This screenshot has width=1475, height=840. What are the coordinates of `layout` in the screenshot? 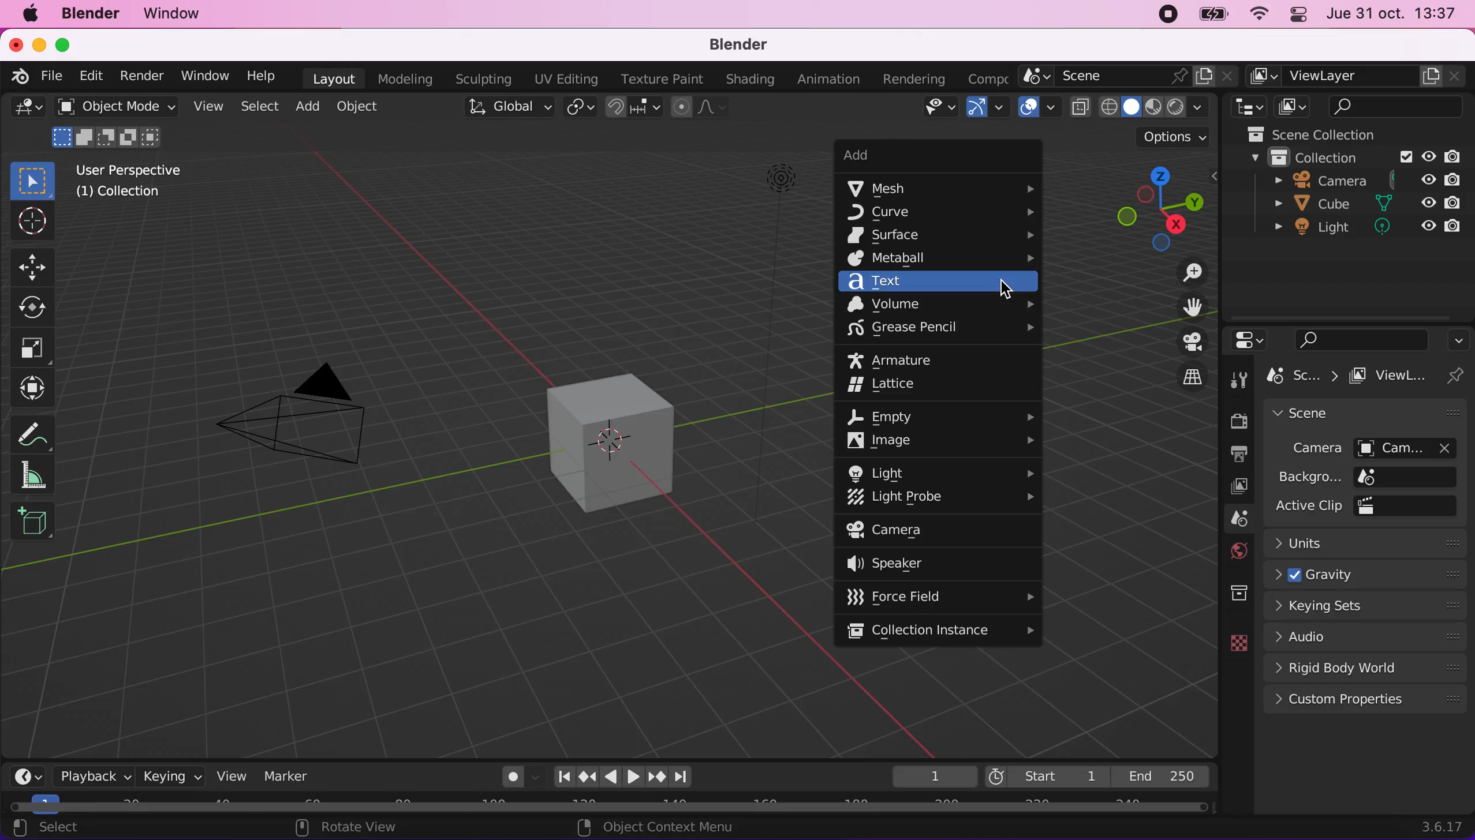 It's located at (331, 78).